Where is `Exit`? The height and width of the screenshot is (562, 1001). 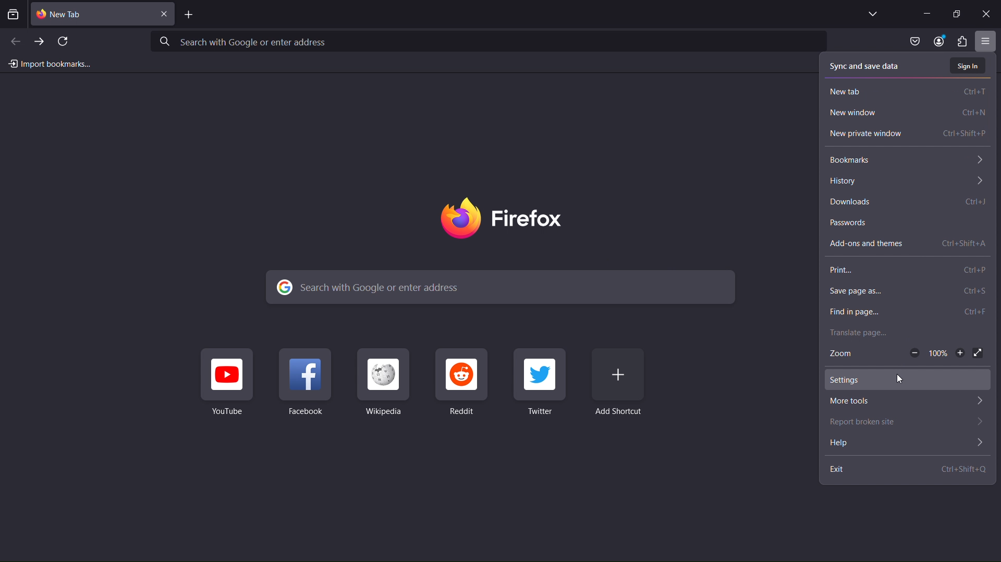 Exit is located at coordinates (908, 472).